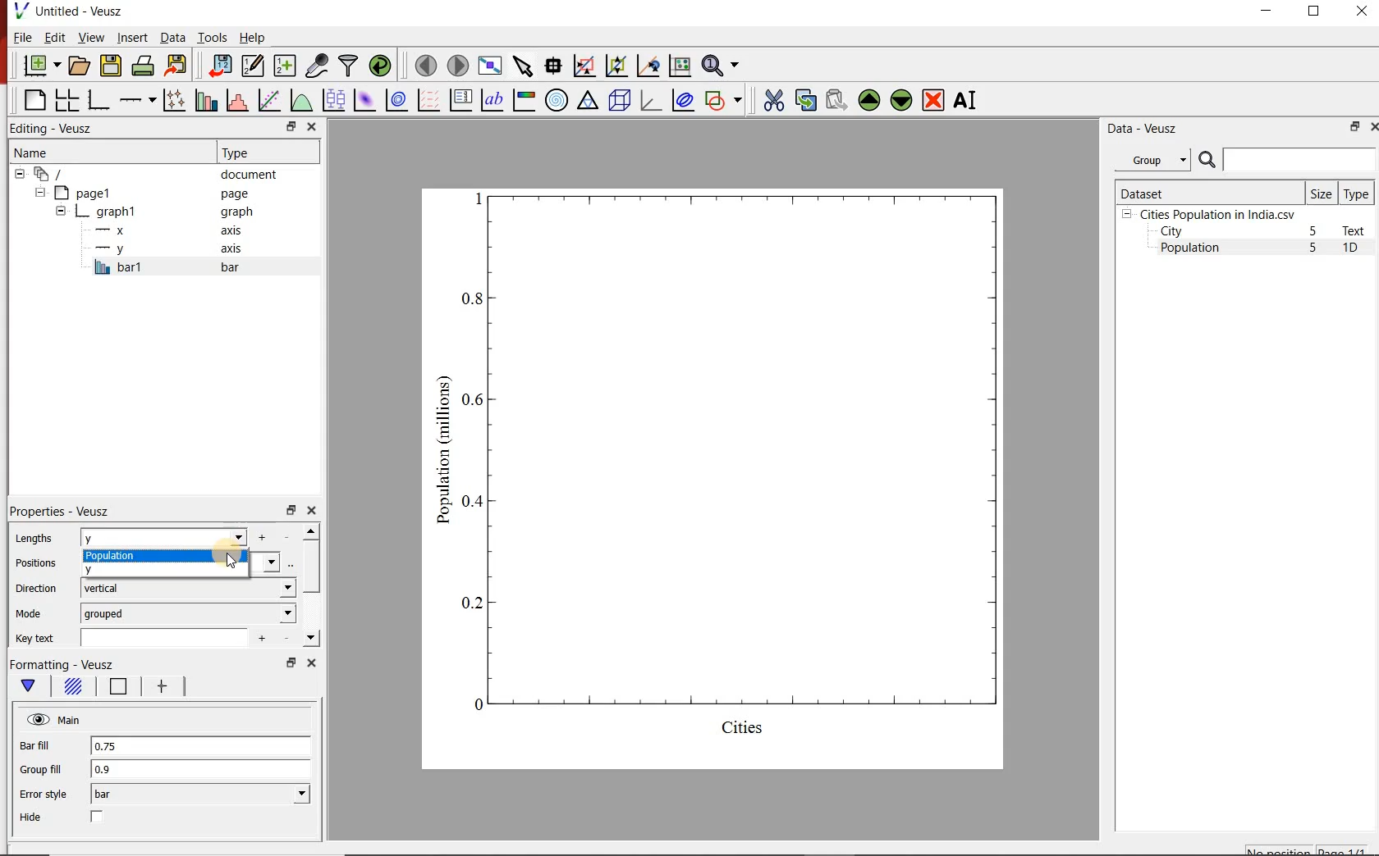 Image resolution: width=1379 pixels, height=856 pixels. What do you see at coordinates (48, 769) in the screenshot?
I see `Group fill` at bounding box center [48, 769].